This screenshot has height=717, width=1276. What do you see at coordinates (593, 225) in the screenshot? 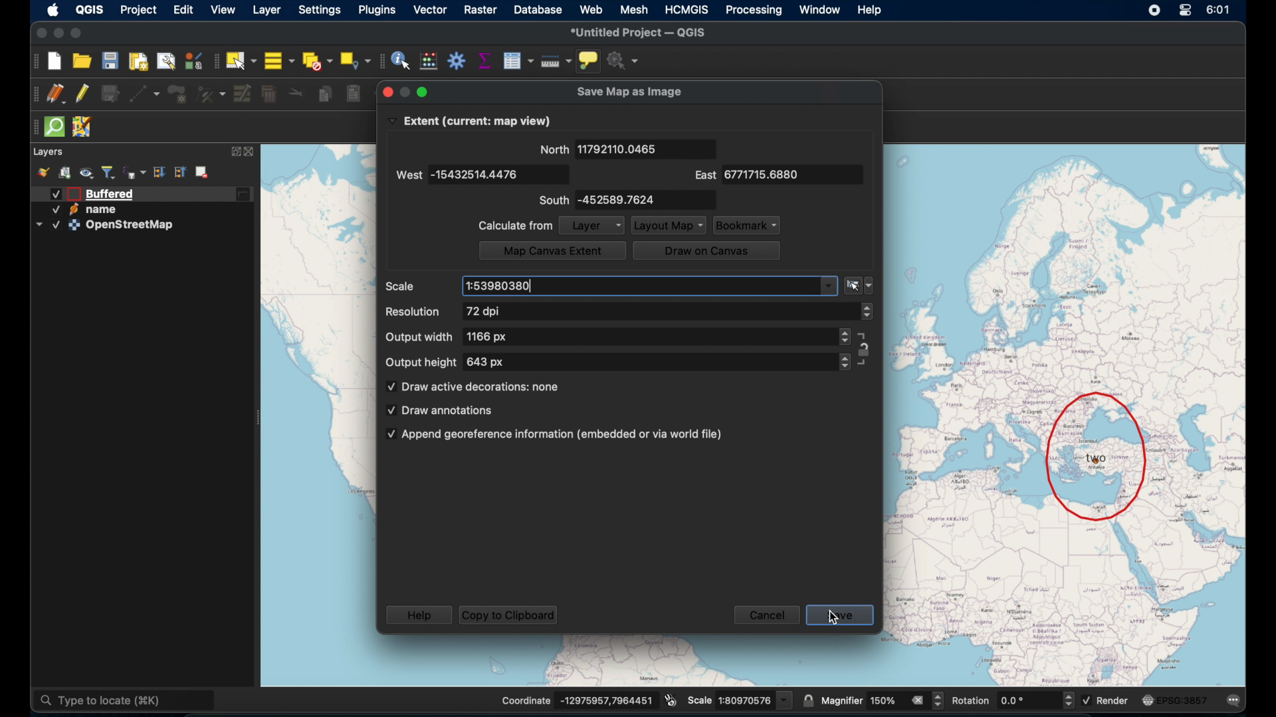
I see `layer` at bounding box center [593, 225].